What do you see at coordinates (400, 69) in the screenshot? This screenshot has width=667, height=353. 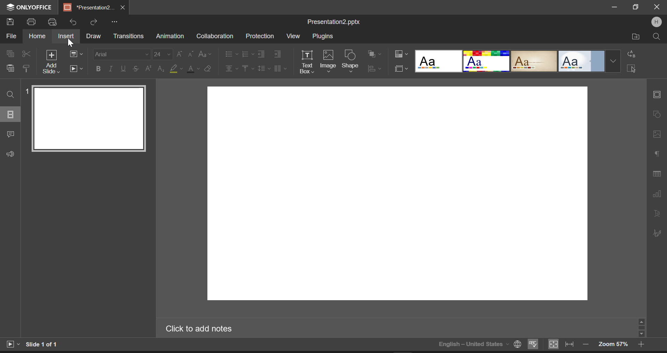 I see `Select Slide Size` at bounding box center [400, 69].